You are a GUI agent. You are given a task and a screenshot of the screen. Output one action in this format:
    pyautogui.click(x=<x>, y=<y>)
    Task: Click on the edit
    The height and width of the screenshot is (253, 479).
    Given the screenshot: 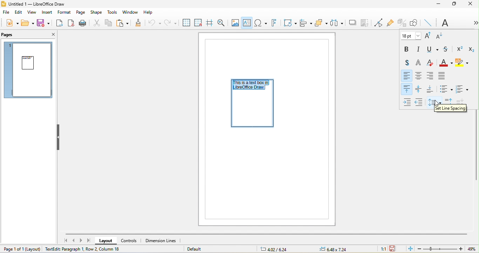 What is the action you would take?
    pyautogui.click(x=19, y=13)
    